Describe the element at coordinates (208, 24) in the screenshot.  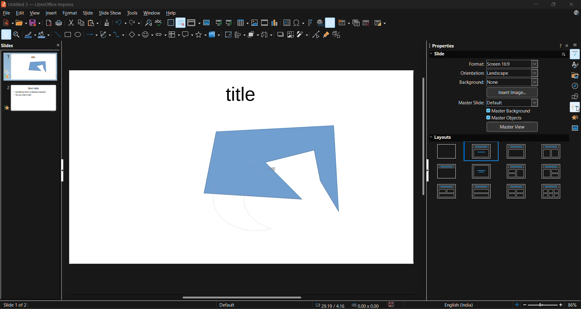
I see `master slide` at that location.